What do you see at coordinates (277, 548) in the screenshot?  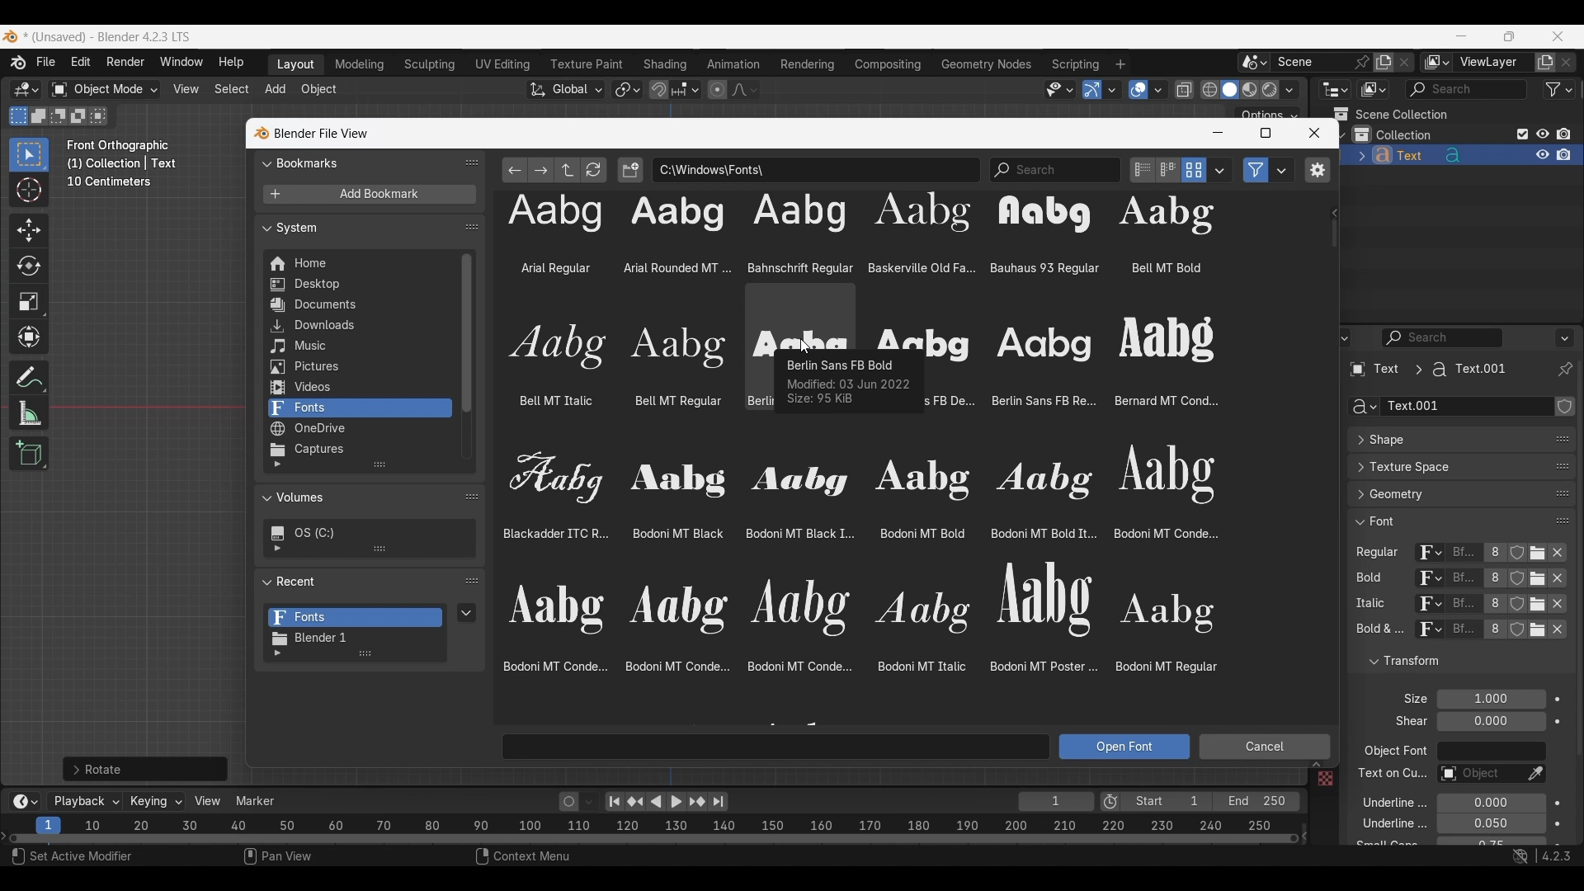 I see `Show filtering options` at bounding box center [277, 548].